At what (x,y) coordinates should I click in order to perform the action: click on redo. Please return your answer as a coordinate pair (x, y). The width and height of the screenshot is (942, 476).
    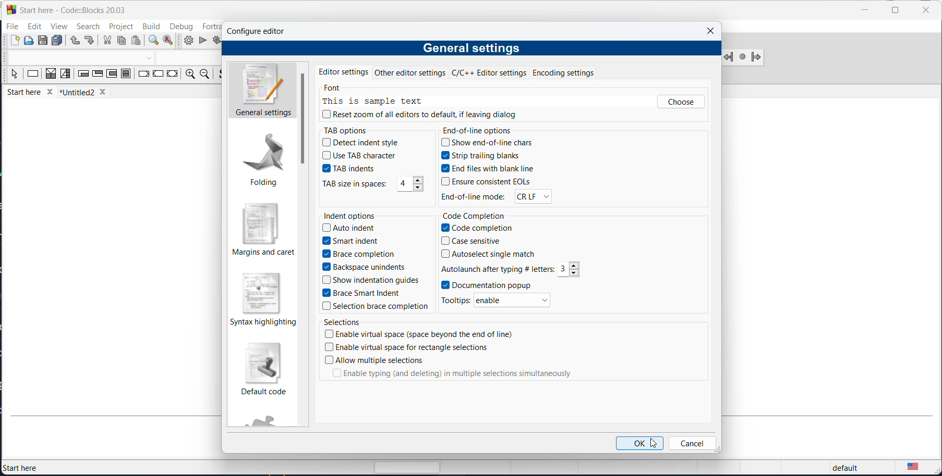
    Looking at the image, I should click on (89, 42).